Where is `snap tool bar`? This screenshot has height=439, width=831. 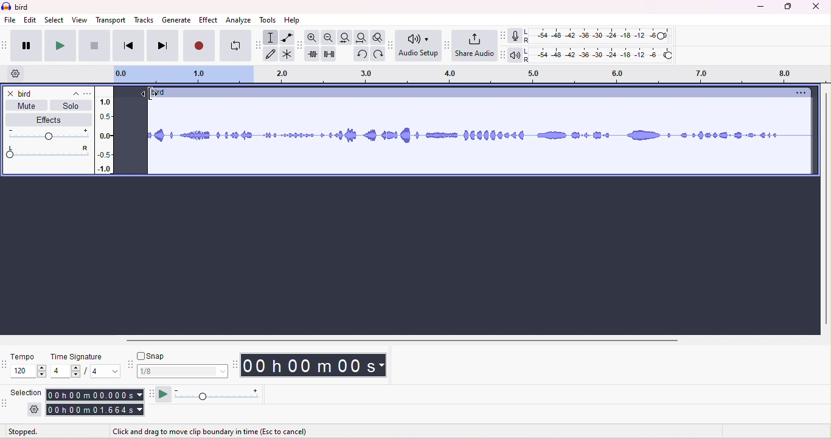
snap tool bar is located at coordinates (130, 363).